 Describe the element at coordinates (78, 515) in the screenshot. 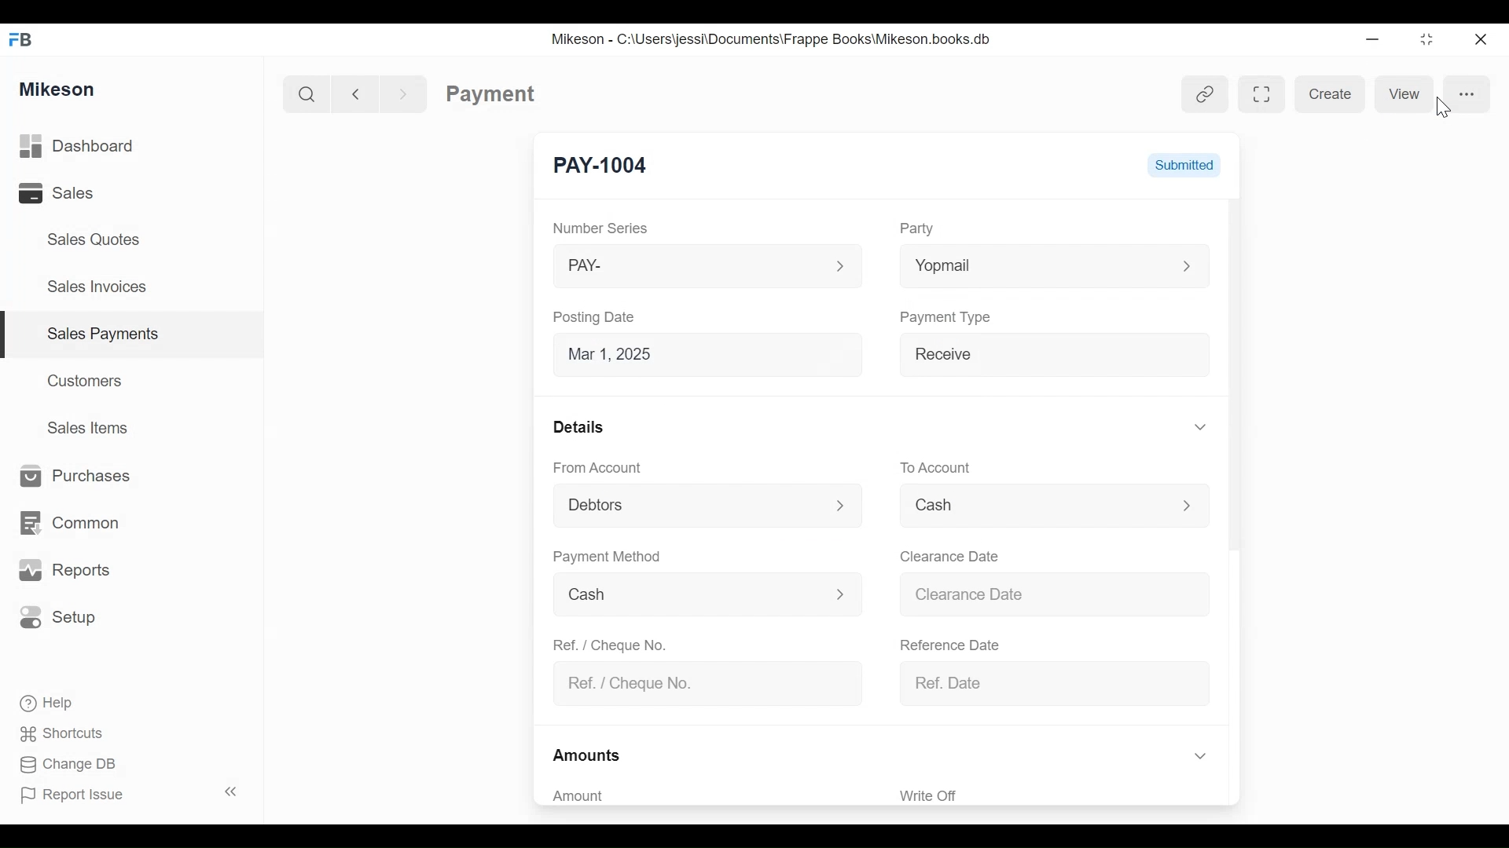

I see `Common` at that location.